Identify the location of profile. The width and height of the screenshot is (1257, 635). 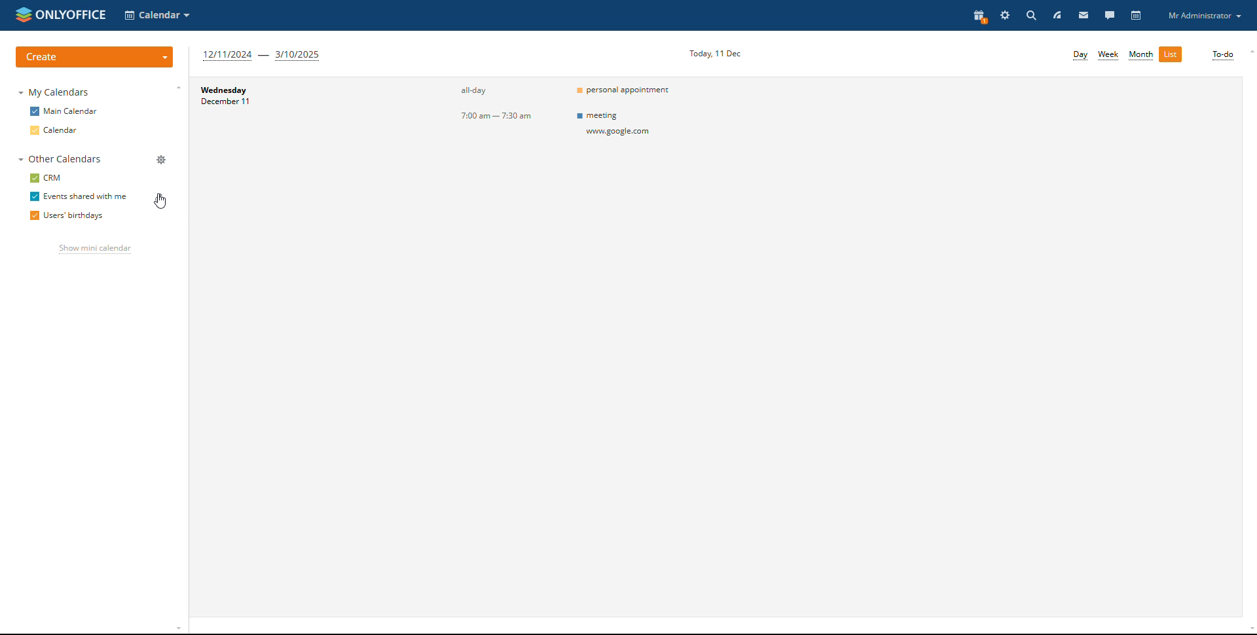
(1205, 16).